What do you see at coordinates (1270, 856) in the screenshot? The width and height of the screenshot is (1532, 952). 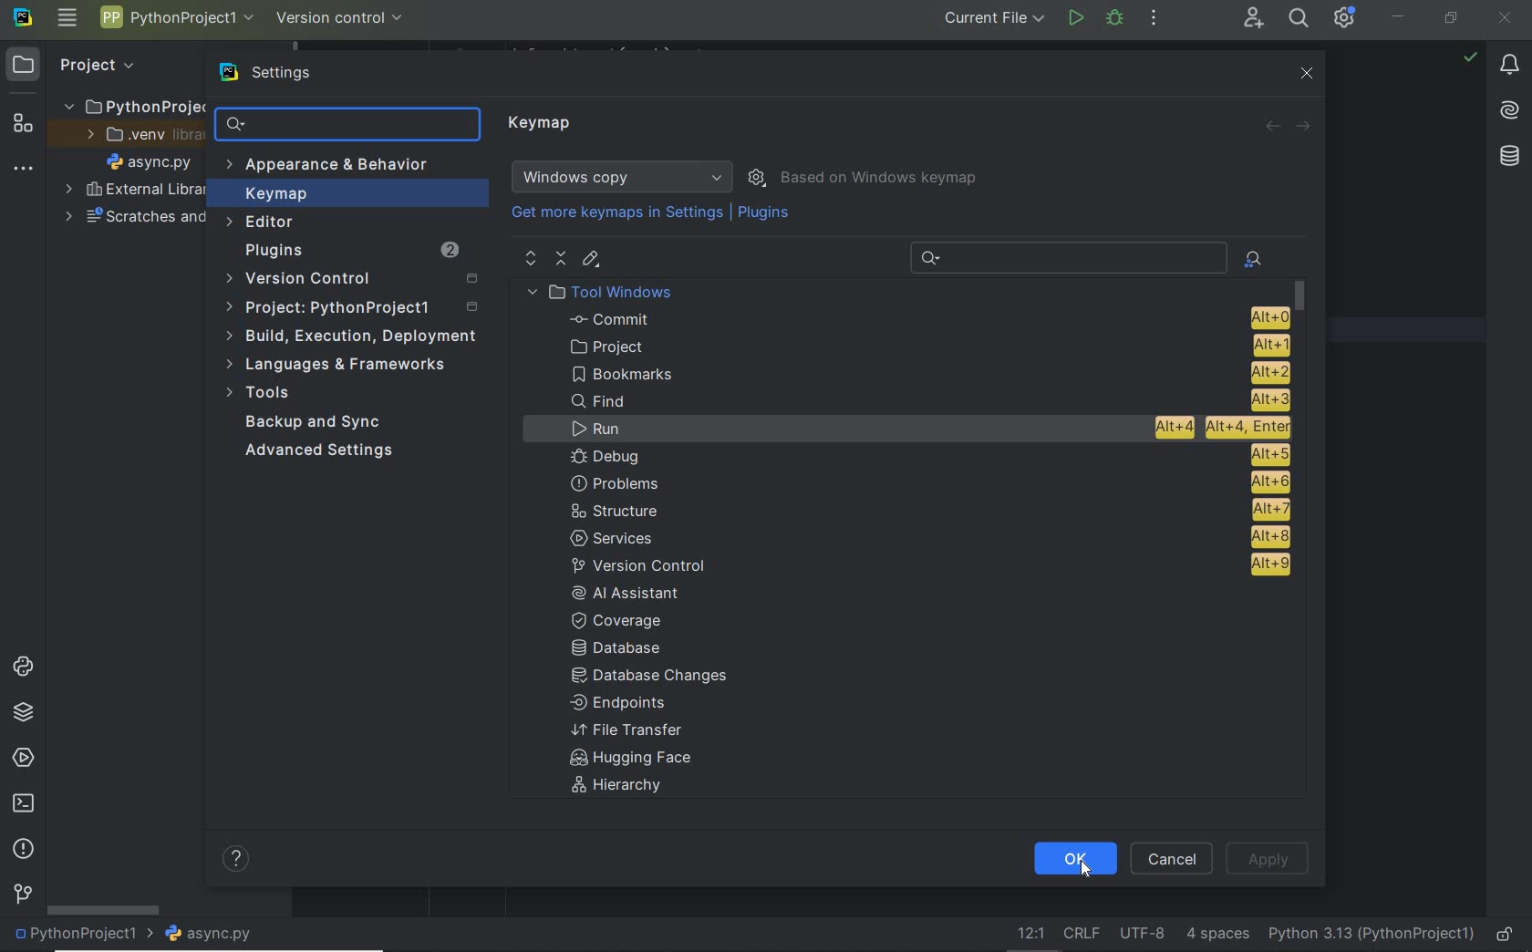 I see `Apply` at bounding box center [1270, 856].